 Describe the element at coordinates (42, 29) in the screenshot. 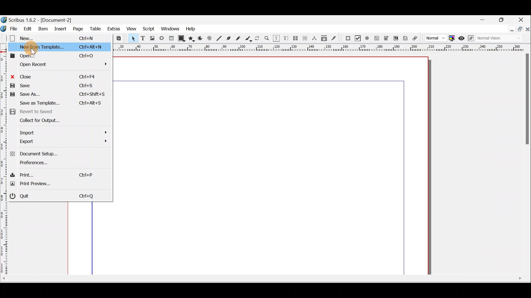

I see `Item` at that location.